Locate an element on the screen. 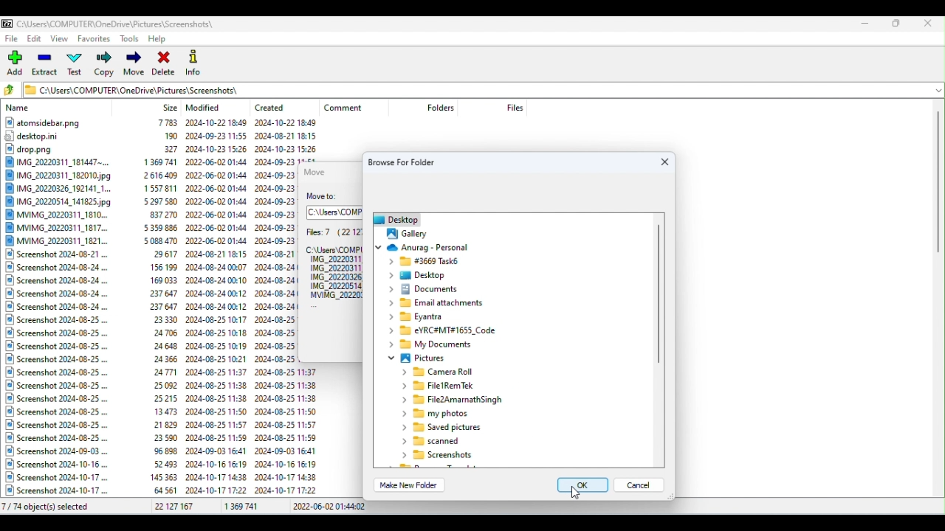  Folders is located at coordinates (442, 108).